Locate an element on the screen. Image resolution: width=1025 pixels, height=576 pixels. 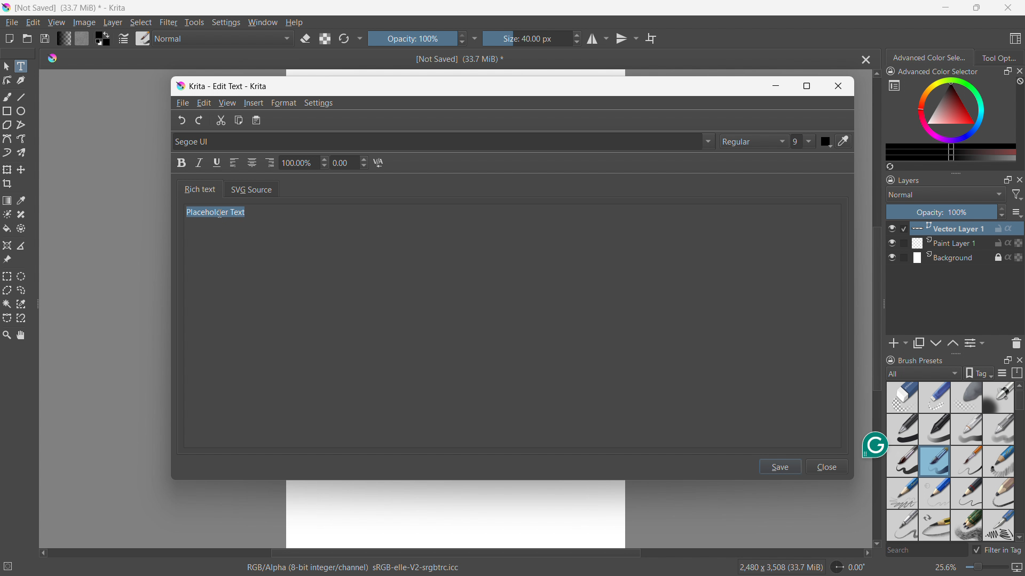
options is located at coordinates (1016, 212).